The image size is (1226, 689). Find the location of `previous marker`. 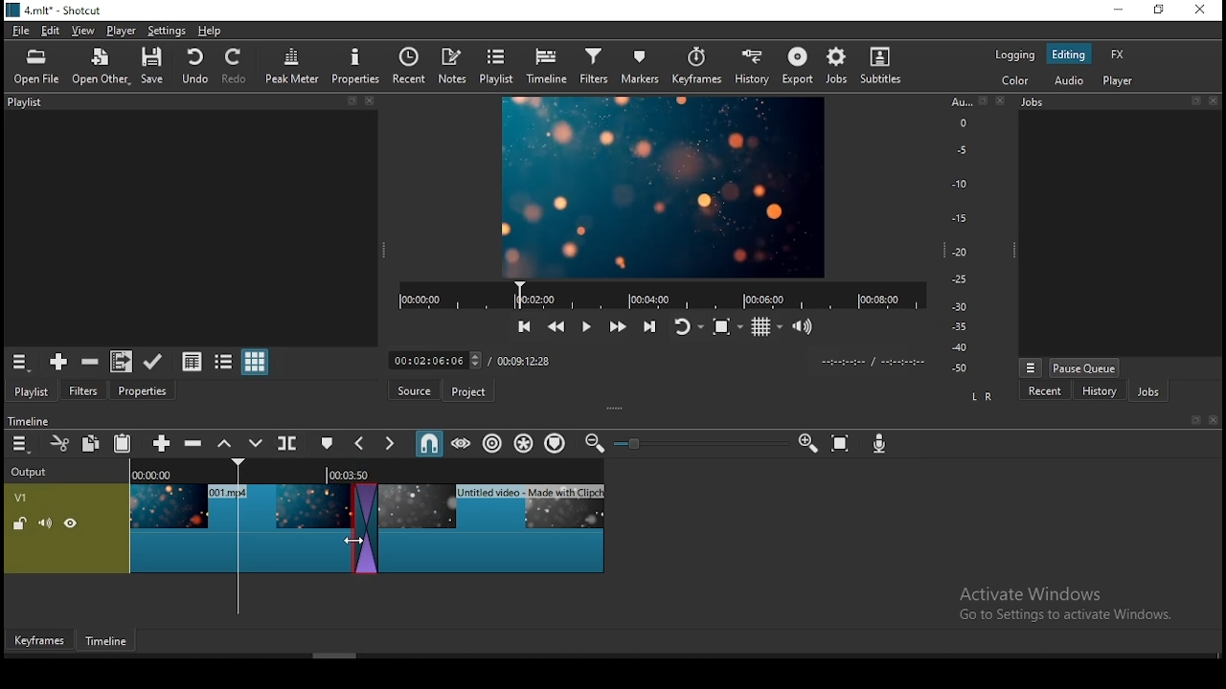

previous marker is located at coordinates (359, 444).